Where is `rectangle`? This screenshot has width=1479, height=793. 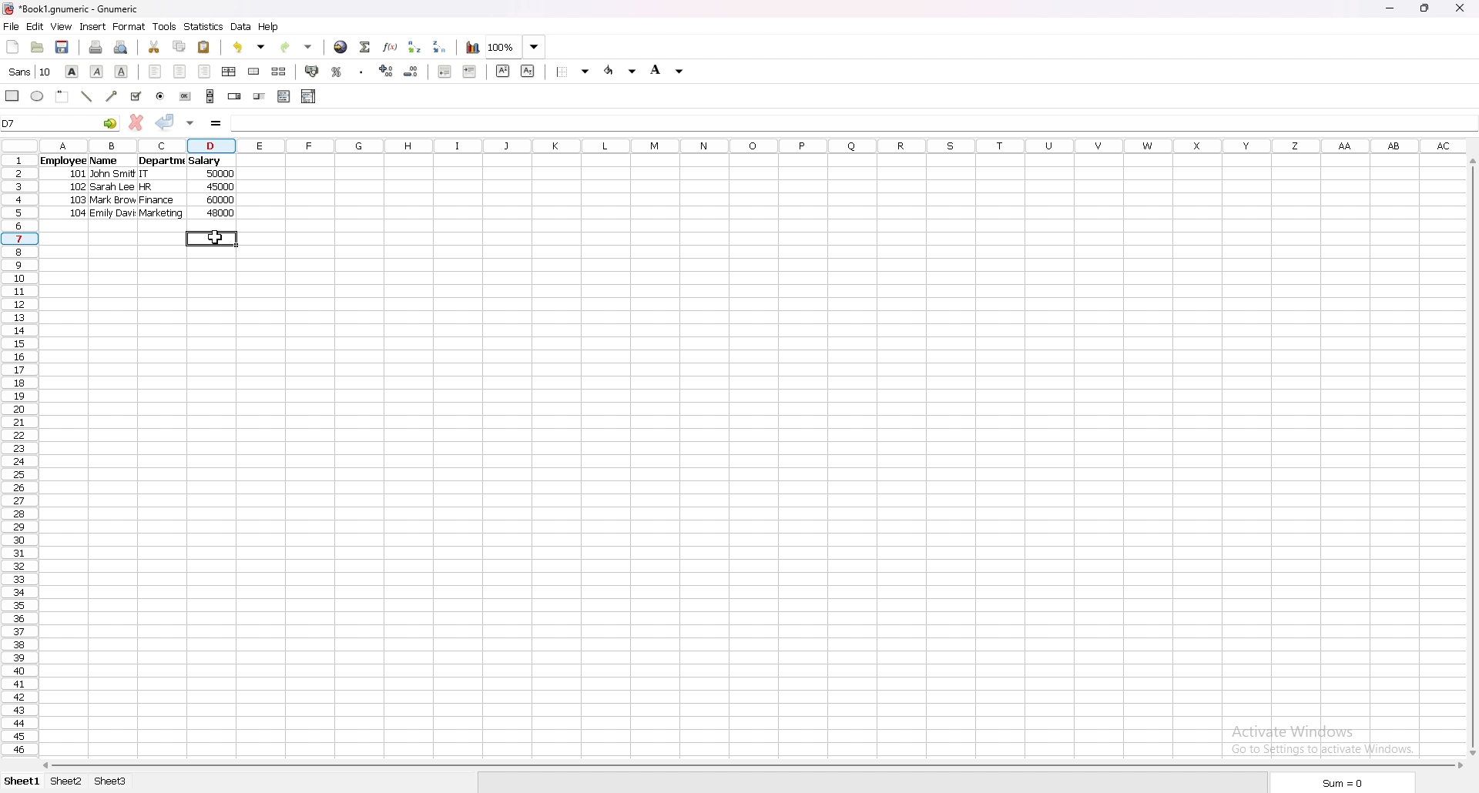
rectangle is located at coordinates (13, 95).